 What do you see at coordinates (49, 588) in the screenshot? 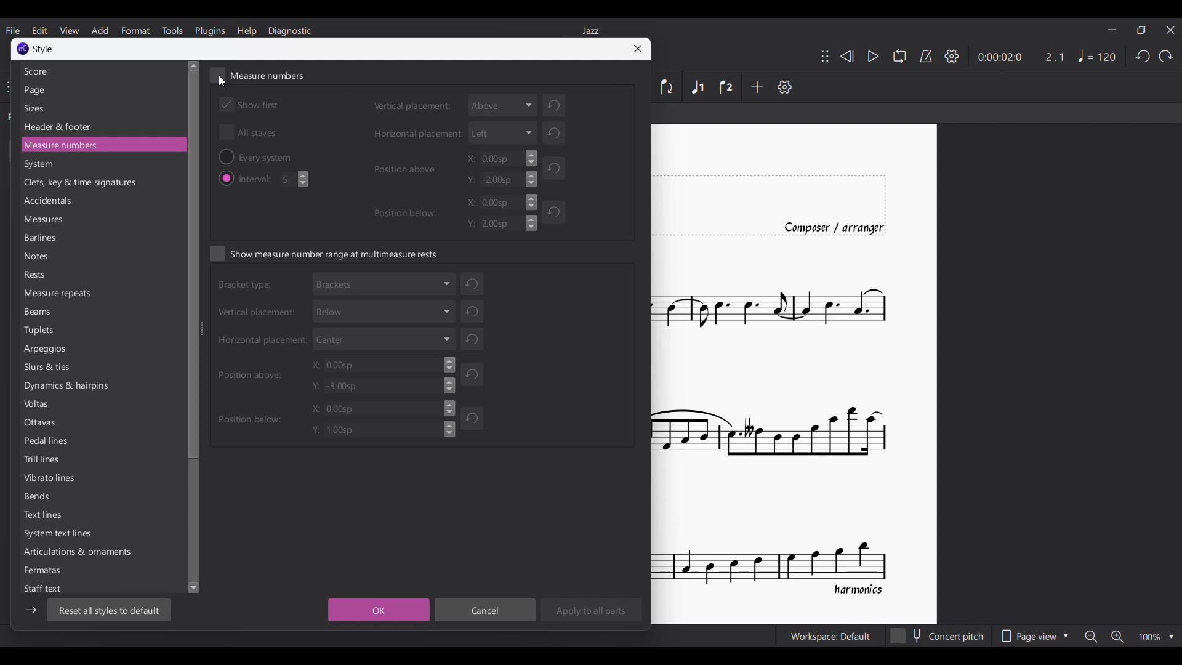
I see `STAFF` at bounding box center [49, 588].